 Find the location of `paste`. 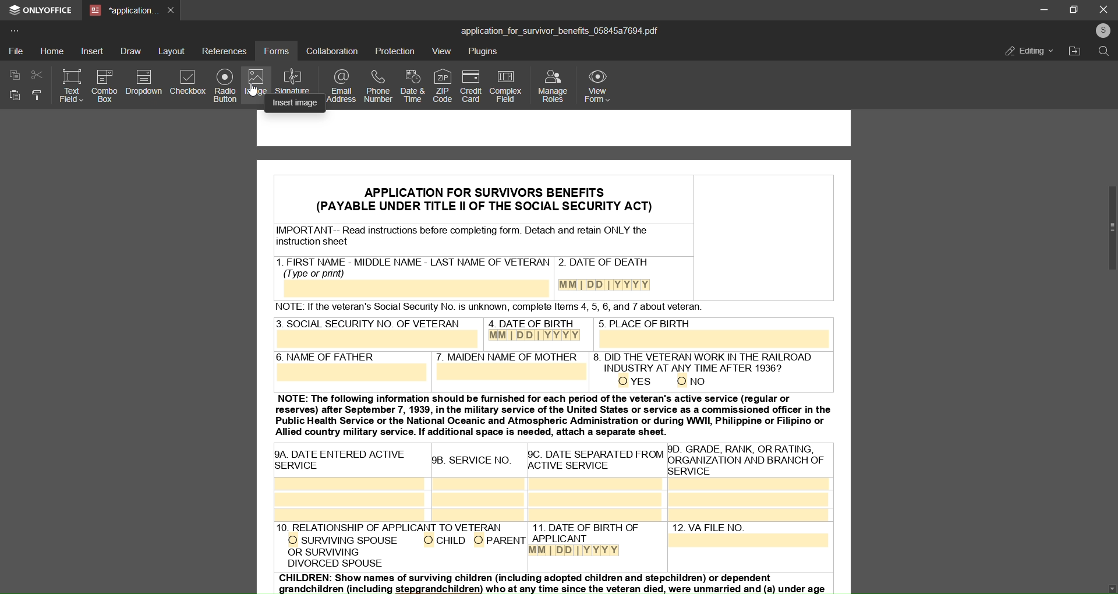

paste is located at coordinates (14, 96).